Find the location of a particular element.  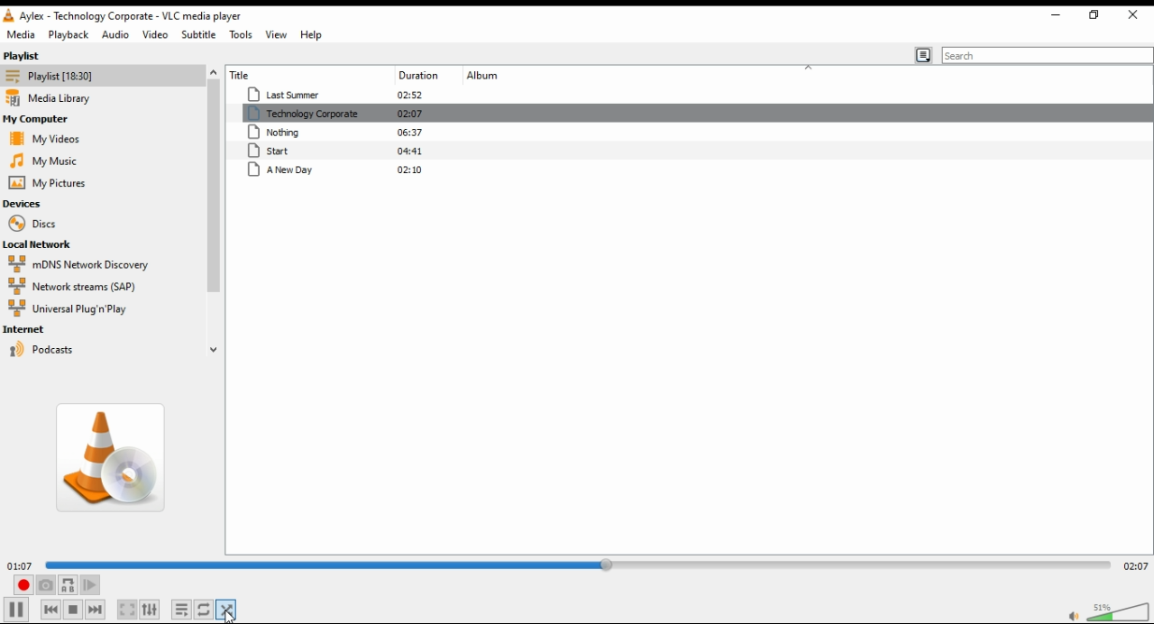

my computer is located at coordinates (41, 120).